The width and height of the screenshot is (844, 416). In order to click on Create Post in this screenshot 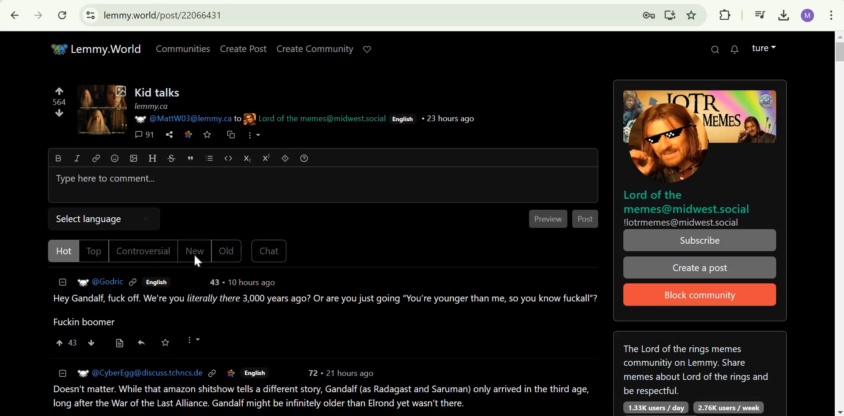, I will do `click(244, 48)`.